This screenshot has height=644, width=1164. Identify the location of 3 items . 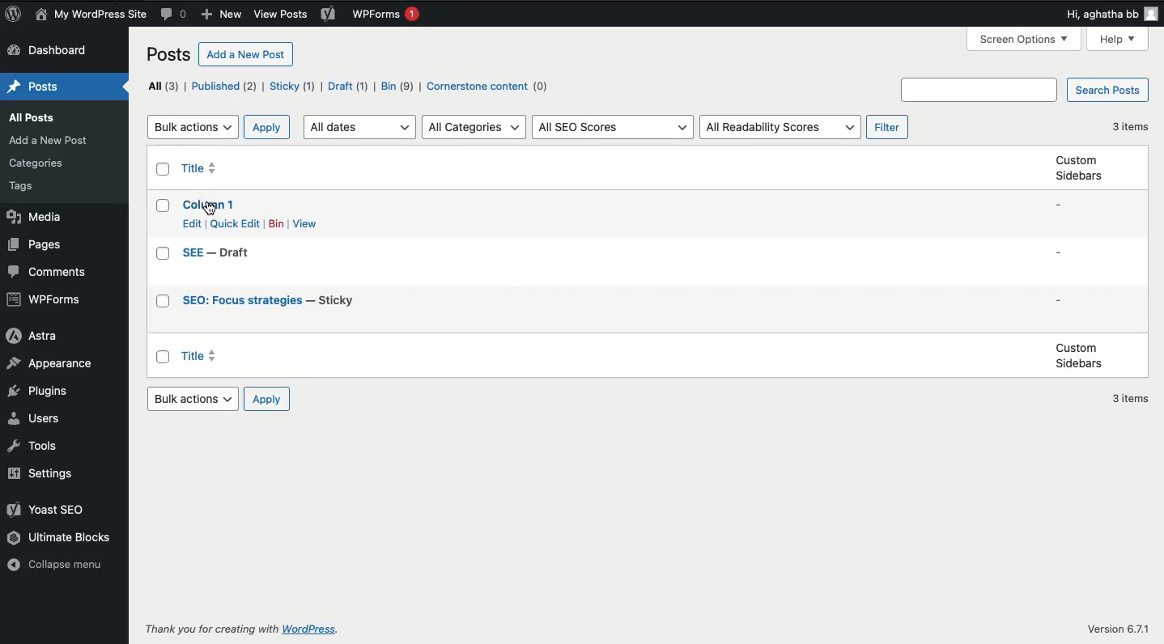
(1131, 126).